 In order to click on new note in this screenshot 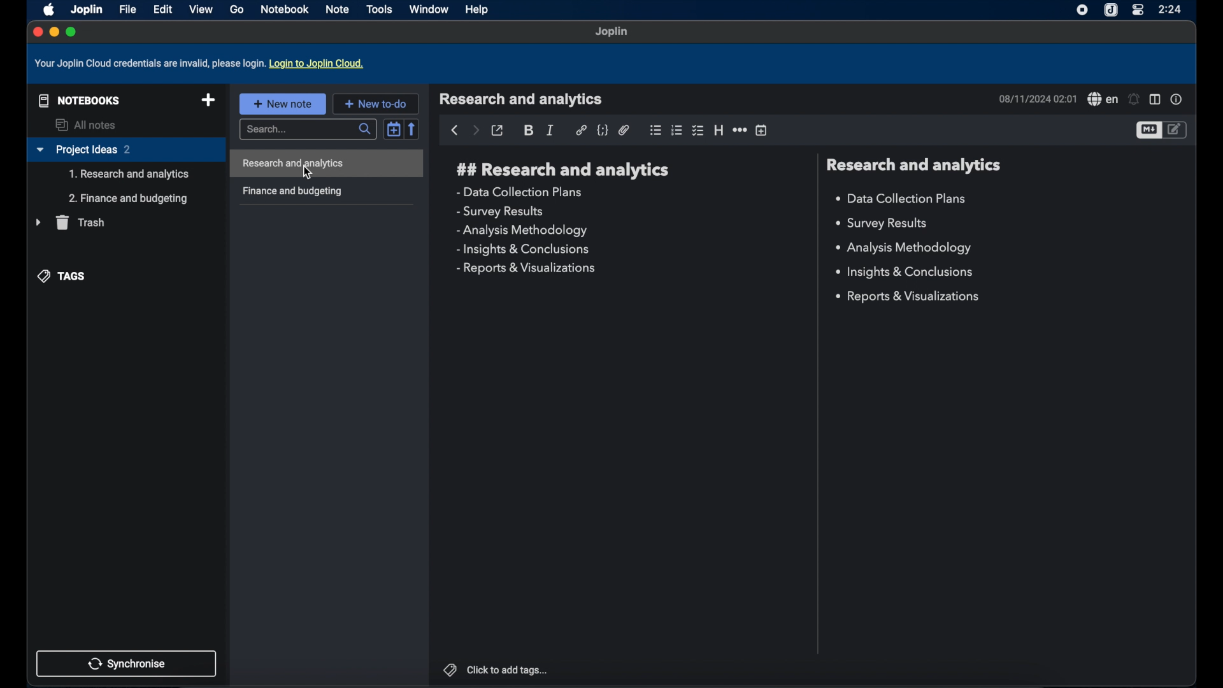, I will do `click(282, 103)`.